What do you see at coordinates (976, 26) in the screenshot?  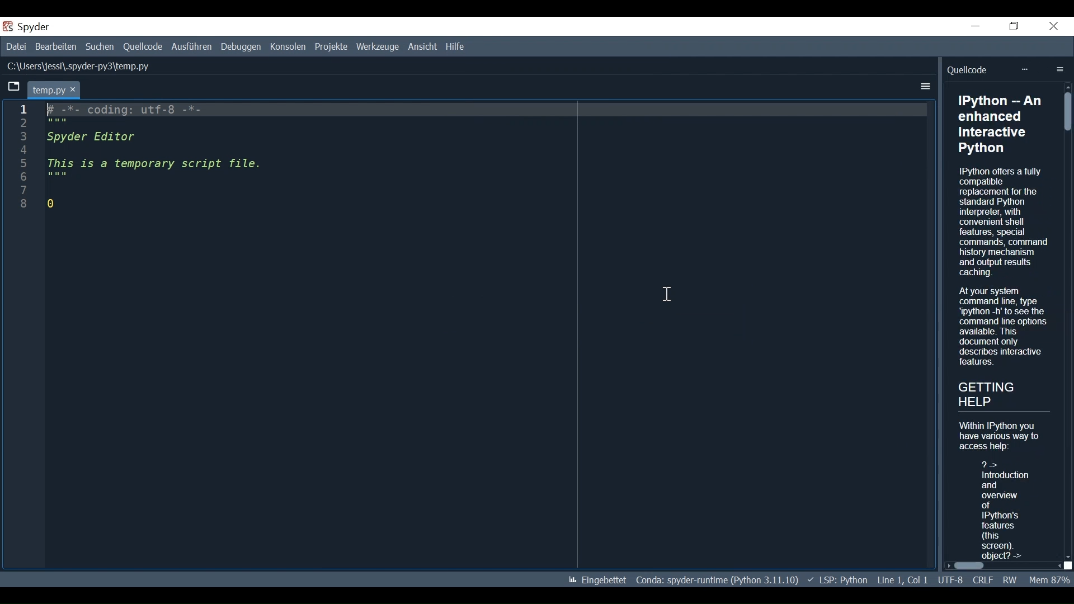 I see `Minimize` at bounding box center [976, 26].